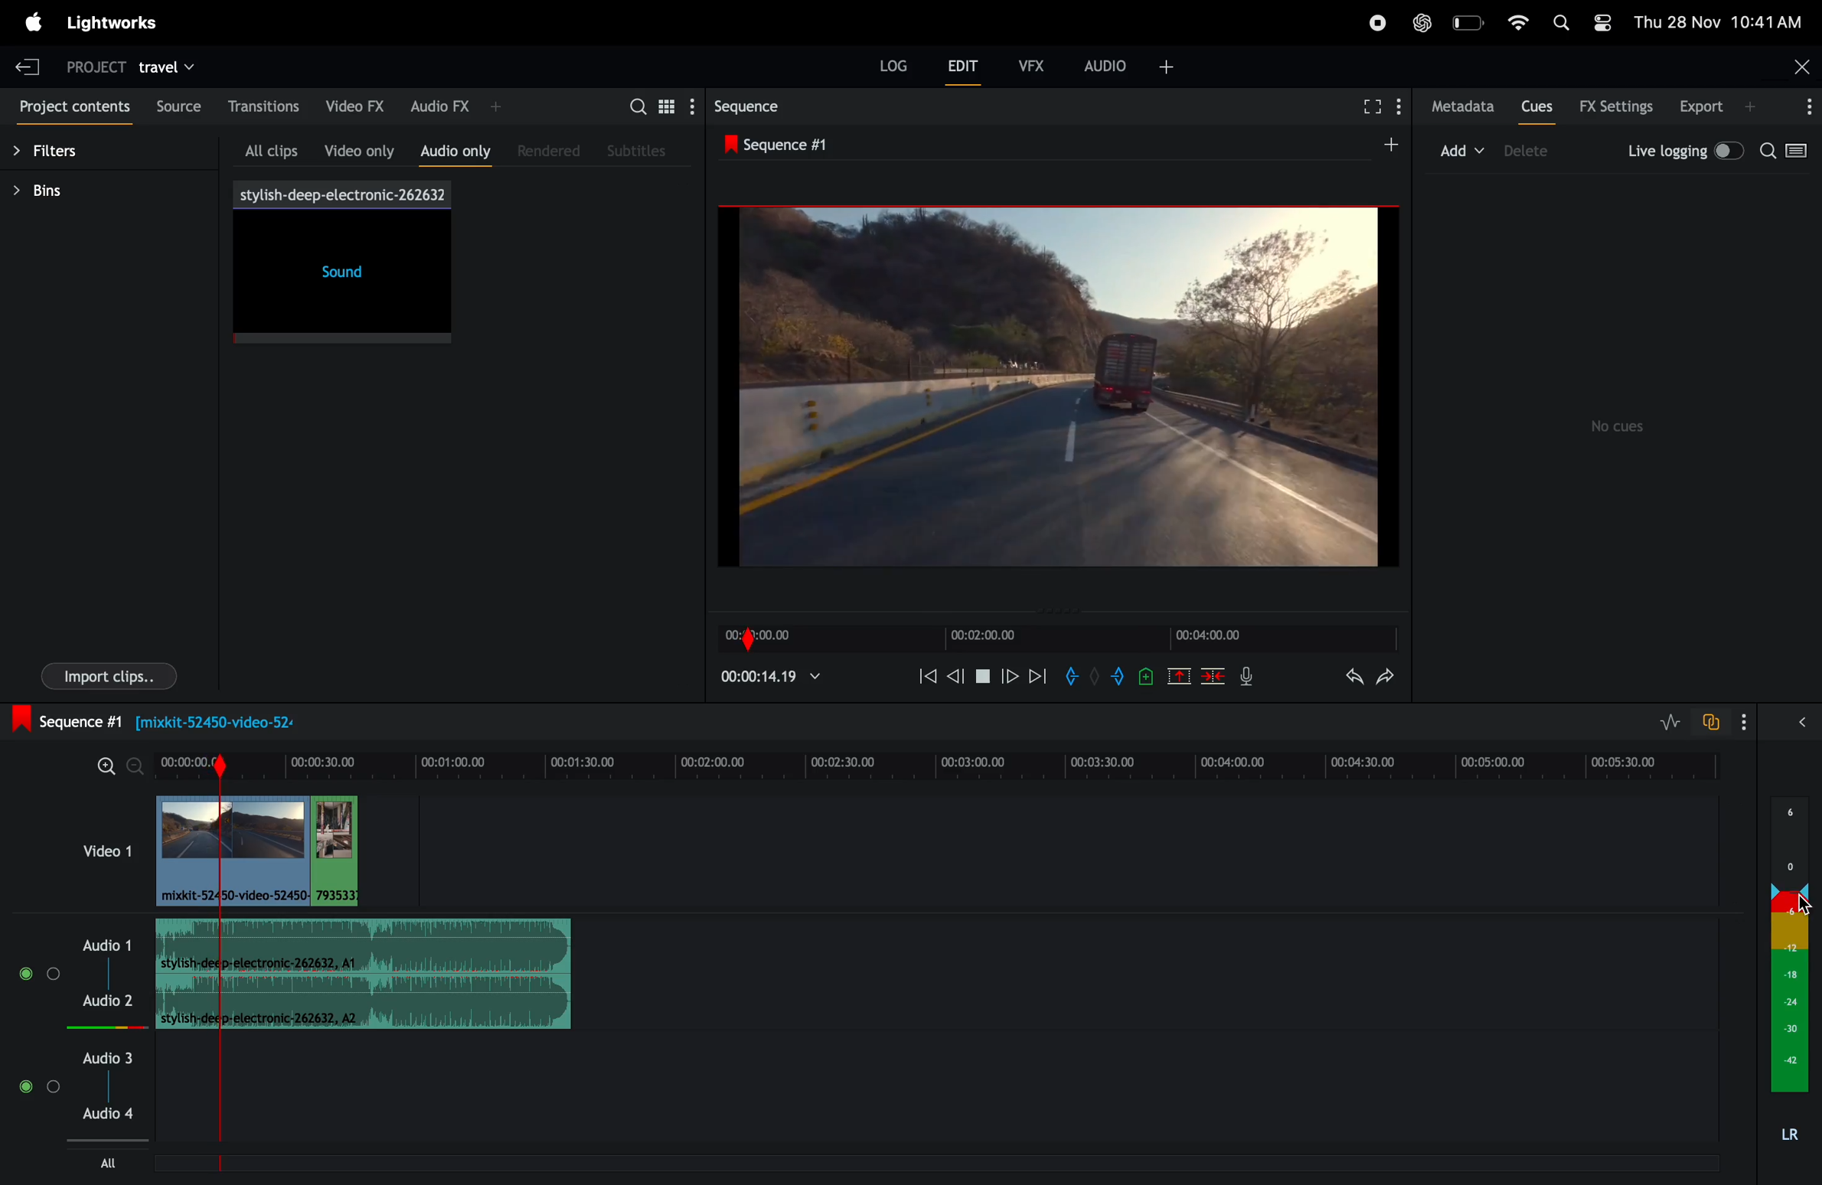 This screenshot has width=1822, height=1185. What do you see at coordinates (1373, 21) in the screenshot?
I see `record` at bounding box center [1373, 21].